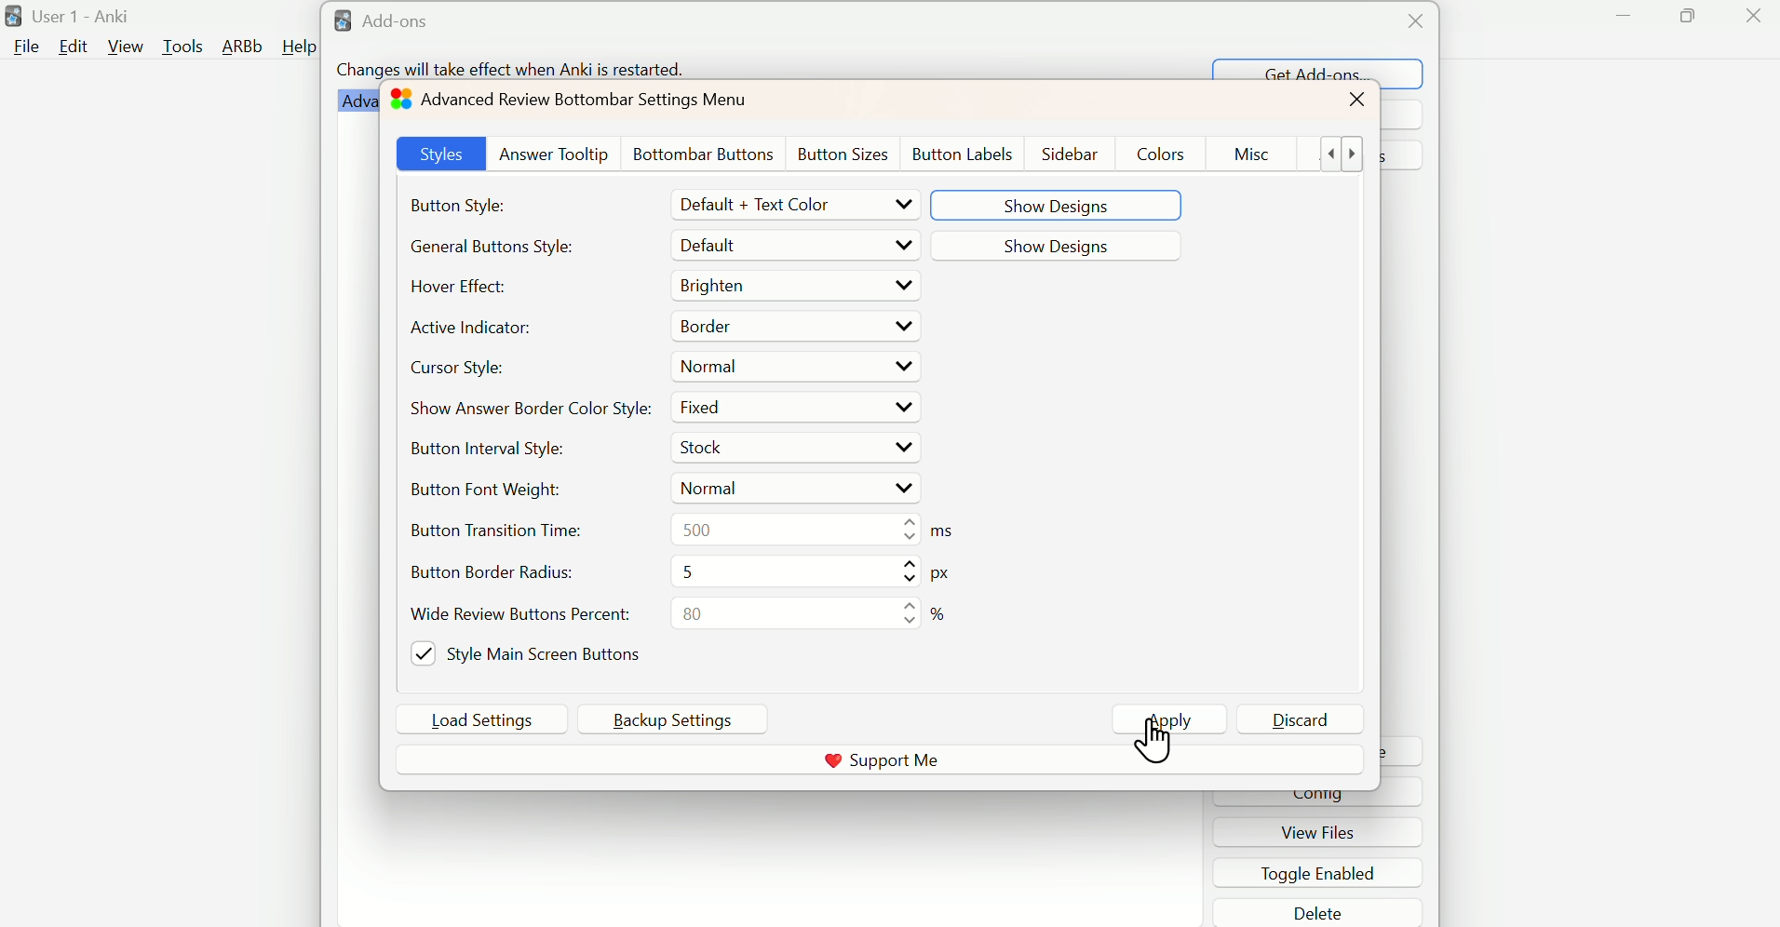 This screenshot has width=1780, height=927. What do you see at coordinates (1293, 718) in the screenshot?
I see `Discard` at bounding box center [1293, 718].